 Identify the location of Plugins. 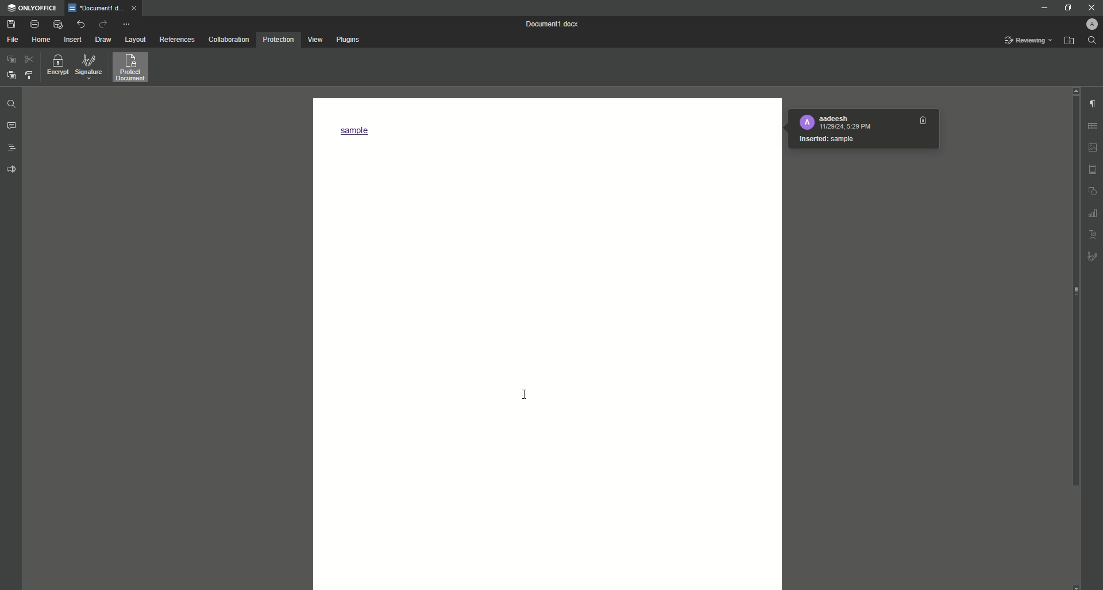
(348, 40).